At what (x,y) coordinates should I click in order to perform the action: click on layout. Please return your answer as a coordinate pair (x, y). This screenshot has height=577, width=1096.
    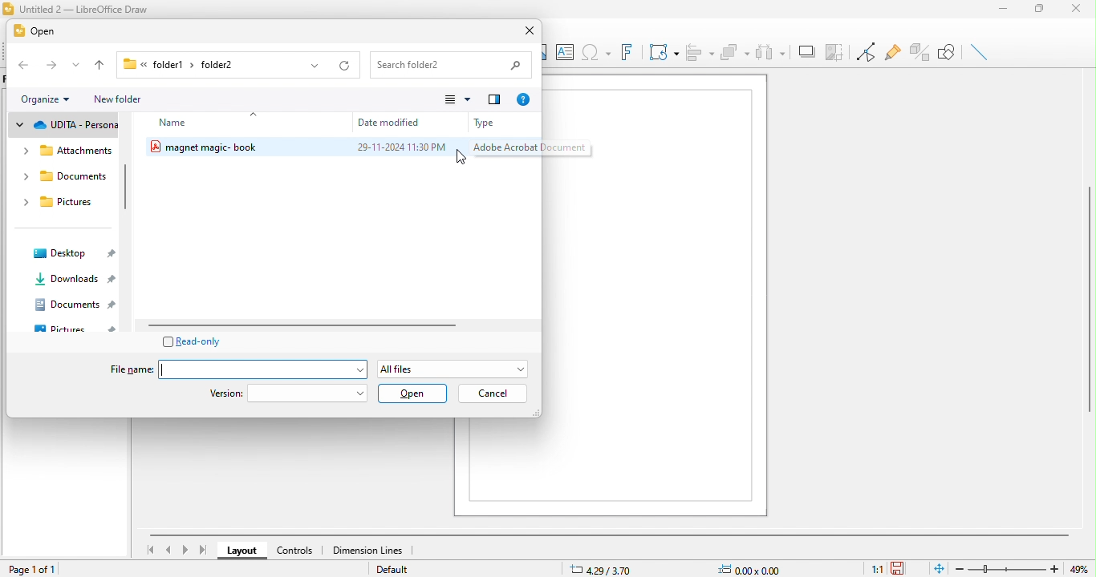
    Looking at the image, I should click on (242, 550).